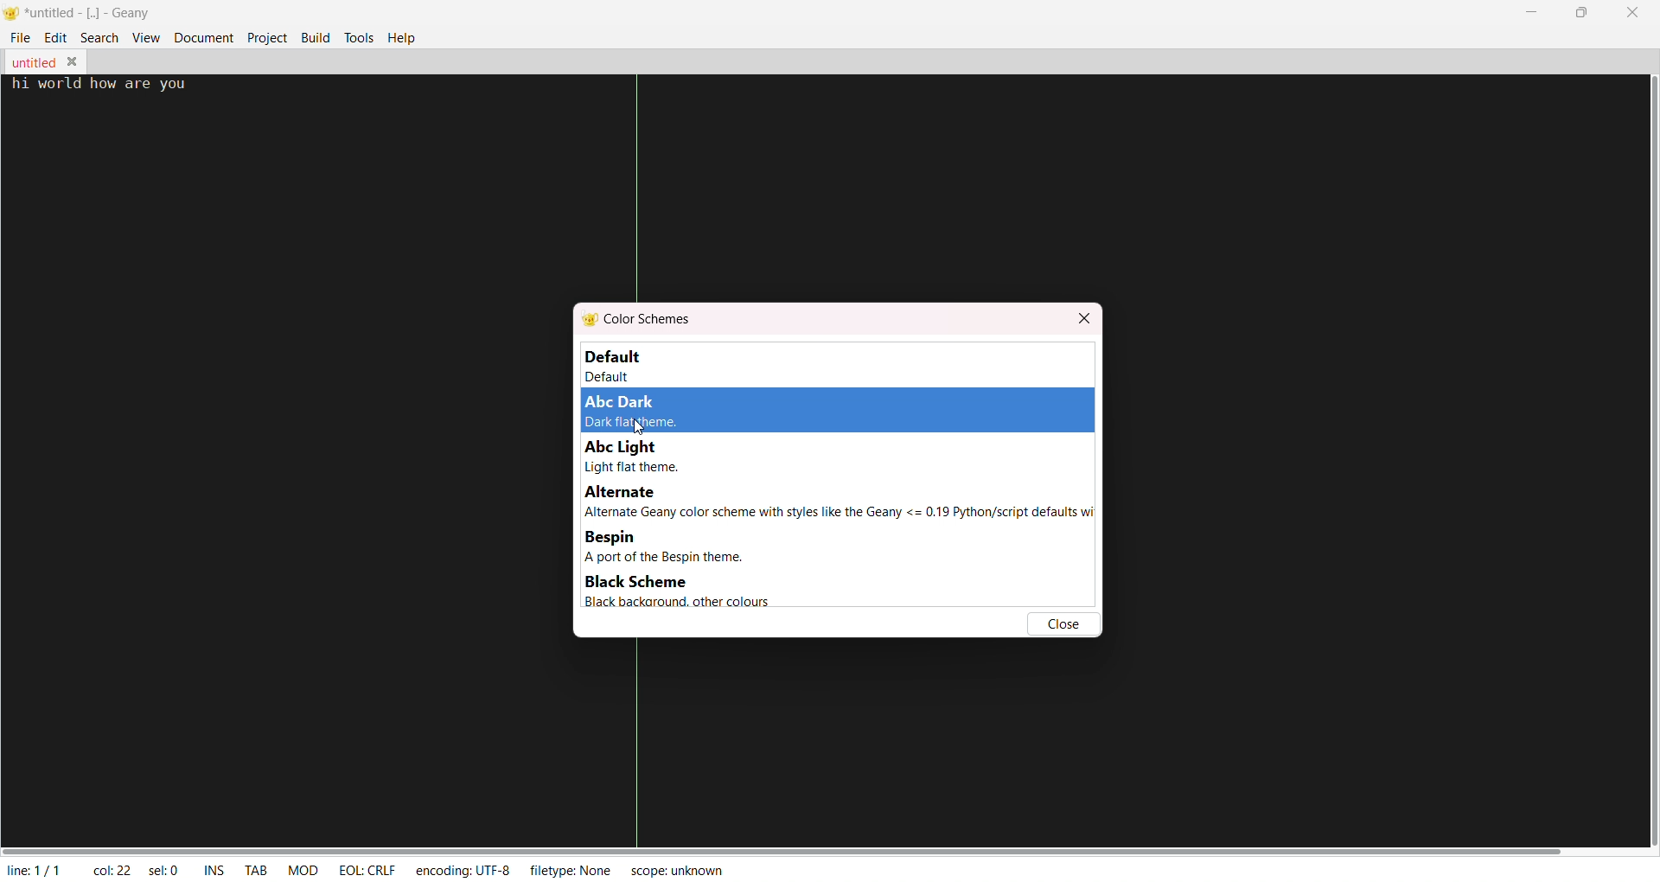 This screenshot has width=1660, height=882. I want to click on edit, so click(54, 37).